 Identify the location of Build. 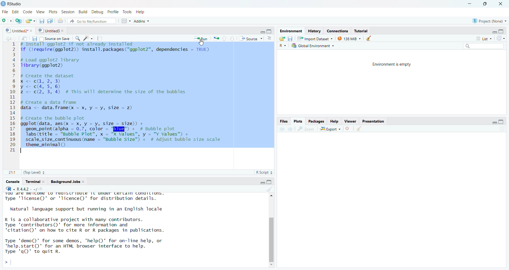
(82, 12).